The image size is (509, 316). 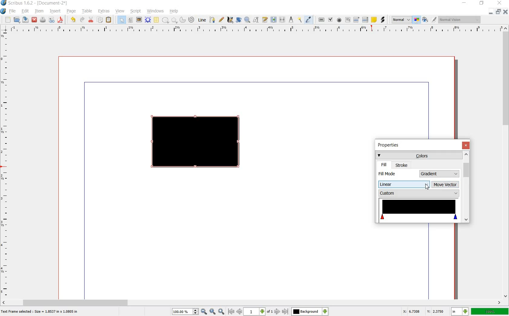 What do you see at coordinates (384, 165) in the screenshot?
I see `fill` at bounding box center [384, 165].